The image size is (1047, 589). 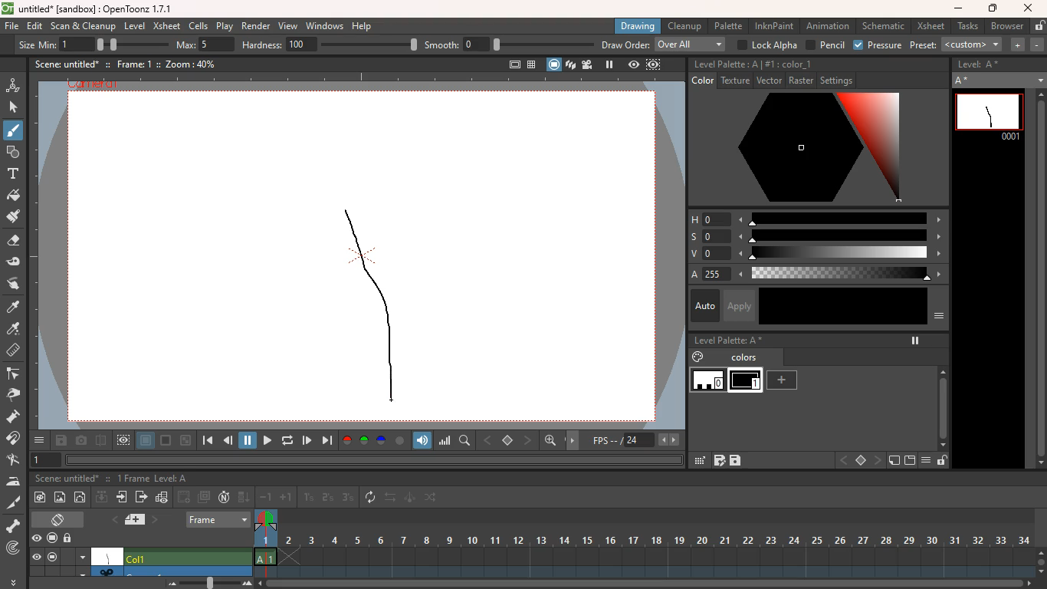 What do you see at coordinates (172, 571) in the screenshot?
I see `another scenario` at bounding box center [172, 571].